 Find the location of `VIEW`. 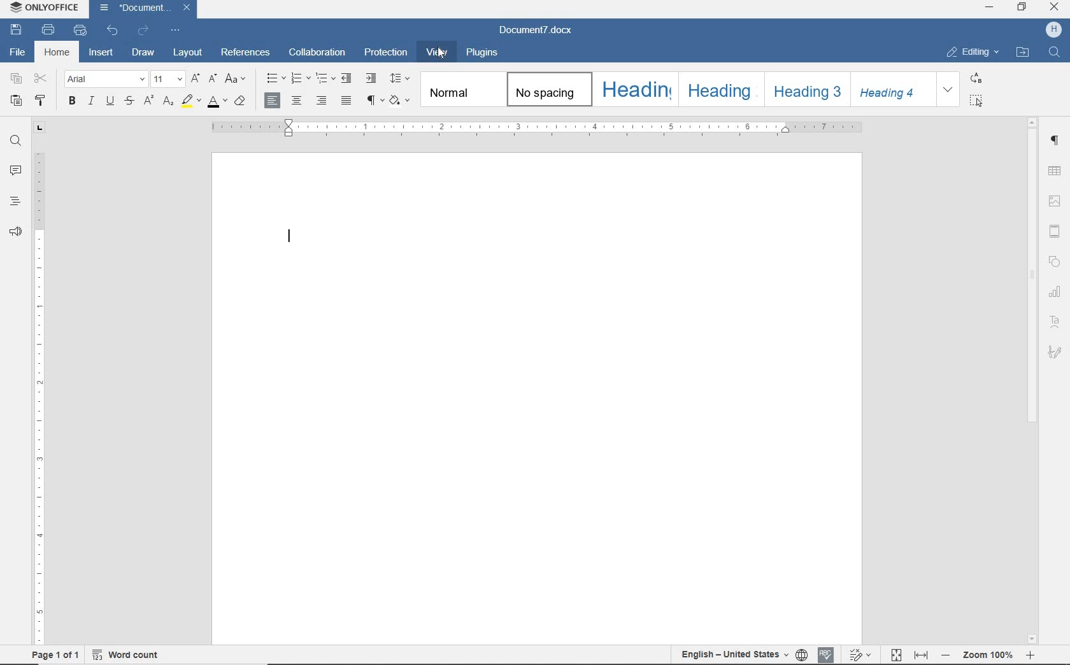

VIEW is located at coordinates (437, 54).